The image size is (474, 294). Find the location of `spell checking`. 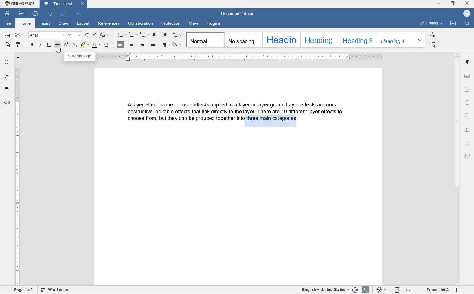

spell checking is located at coordinates (366, 289).